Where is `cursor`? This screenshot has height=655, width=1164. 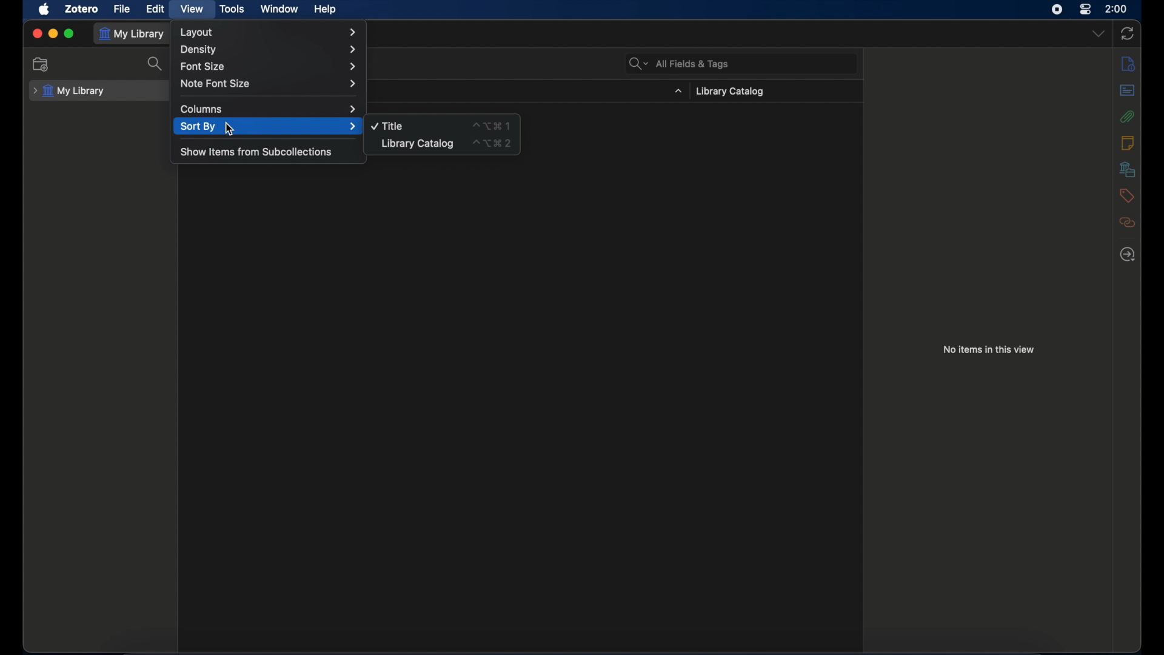 cursor is located at coordinates (230, 130).